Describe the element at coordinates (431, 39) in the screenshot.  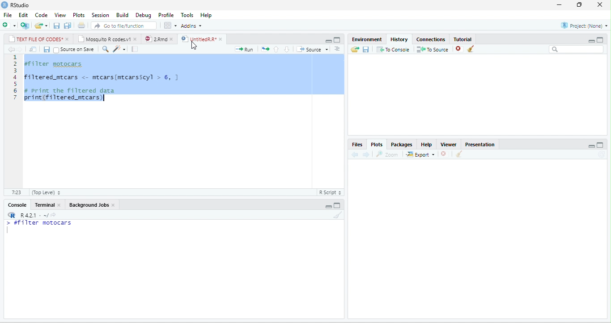
I see `Connections` at that location.